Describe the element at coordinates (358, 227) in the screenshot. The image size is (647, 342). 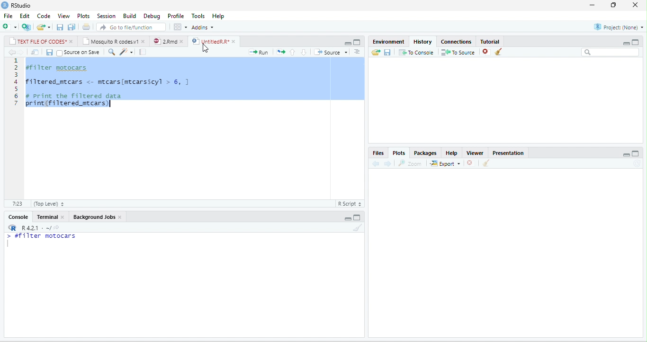
I see `clear` at that location.